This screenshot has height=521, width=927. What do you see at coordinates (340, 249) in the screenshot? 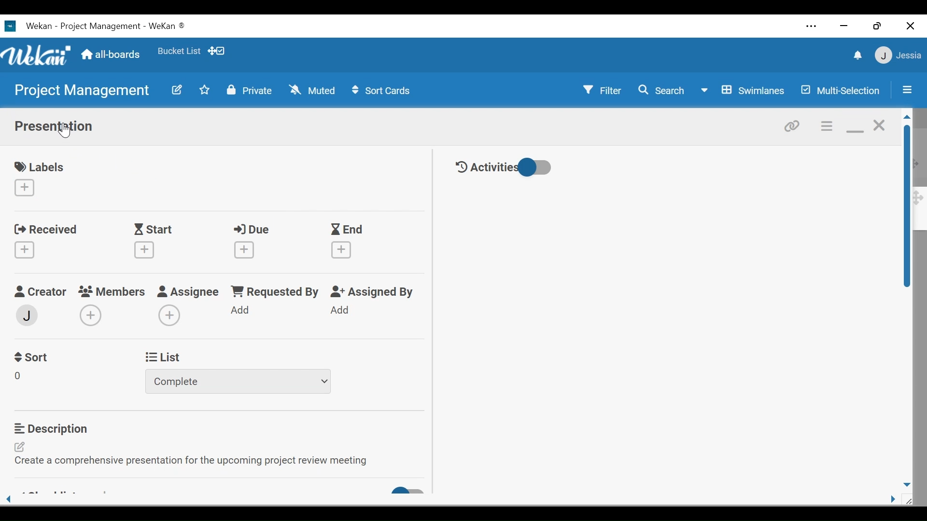
I see `Create End Date` at bounding box center [340, 249].